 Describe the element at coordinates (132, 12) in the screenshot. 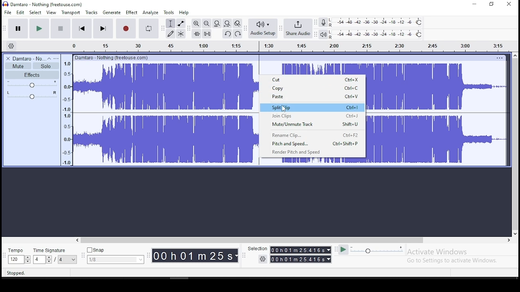

I see `effect` at that location.